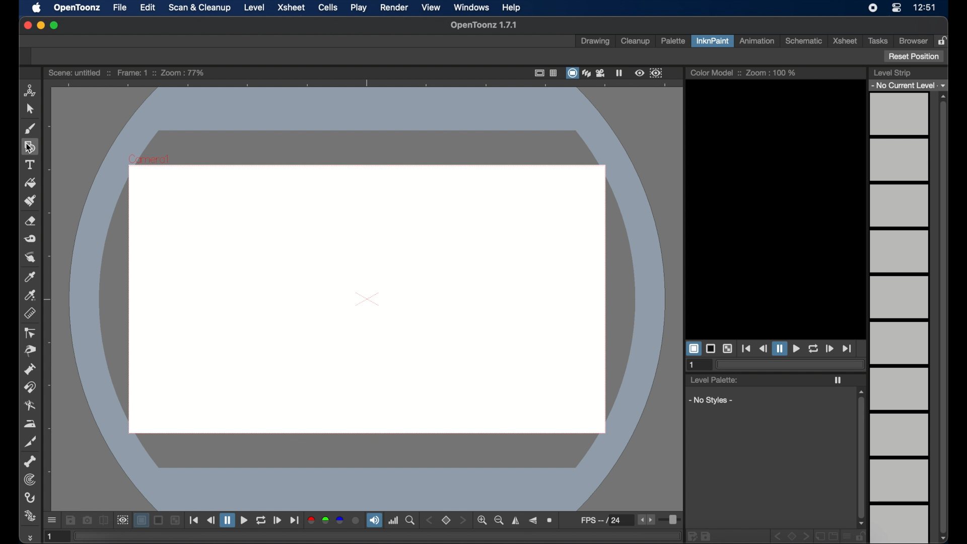  What do you see at coordinates (861, 458) in the screenshot?
I see `scroll box` at bounding box center [861, 458].